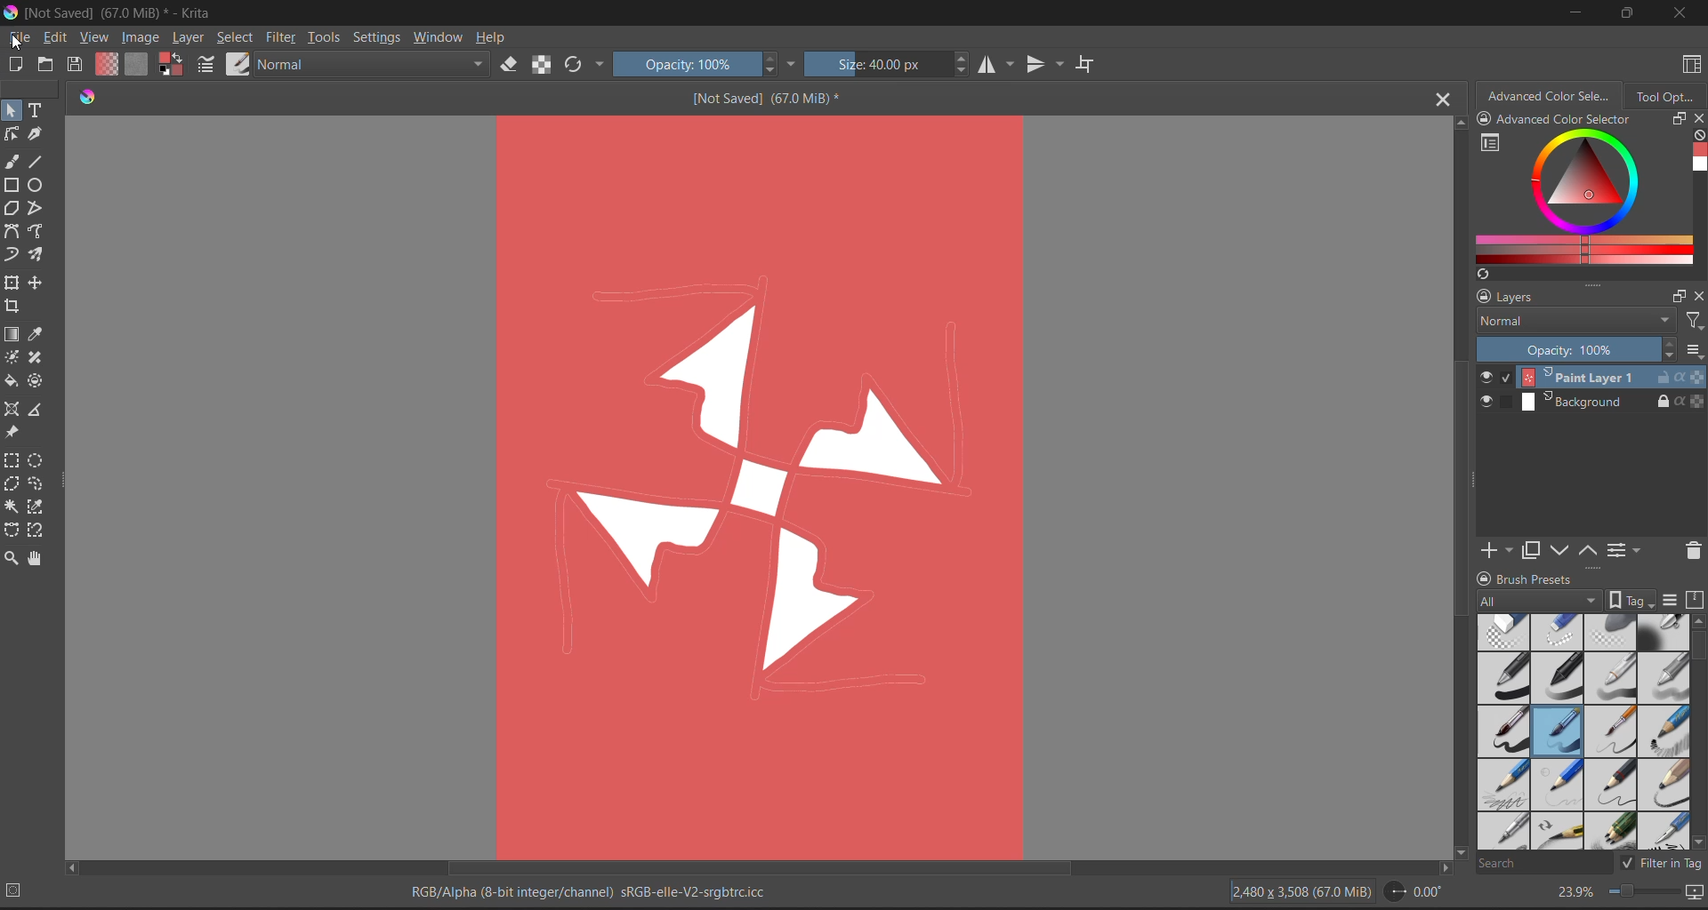  Describe the element at coordinates (1693, 894) in the screenshot. I see `map the canvas` at that location.